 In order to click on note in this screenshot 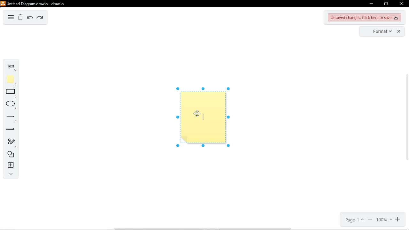, I will do `click(11, 80)`.